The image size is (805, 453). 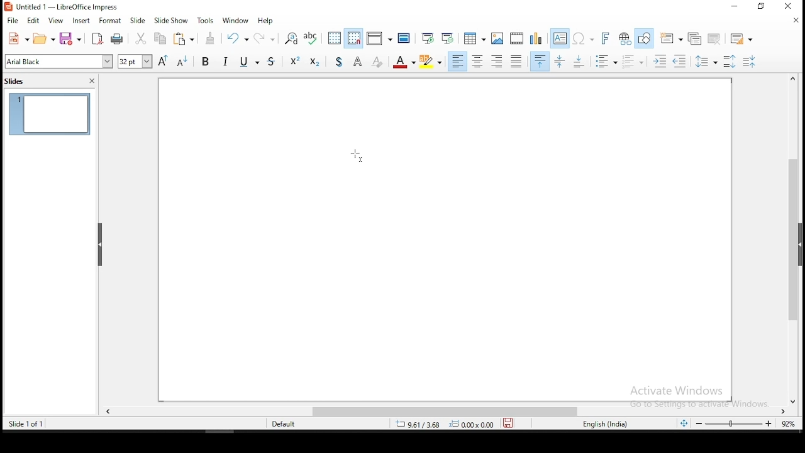 I want to click on delete slide, so click(x=715, y=38).